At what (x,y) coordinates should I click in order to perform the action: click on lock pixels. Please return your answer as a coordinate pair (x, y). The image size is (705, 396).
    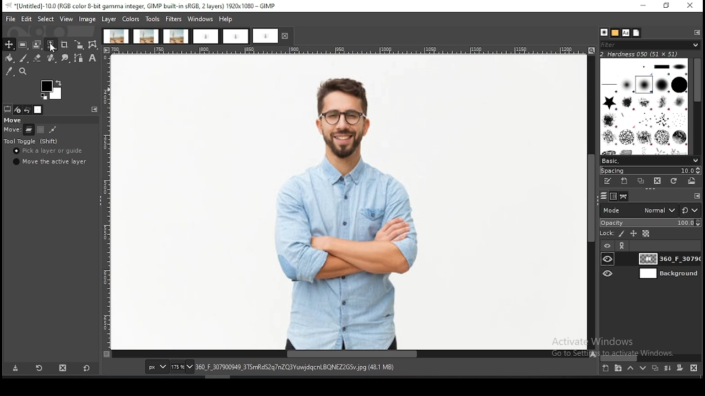
    Looking at the image, I should click on (622, 234).